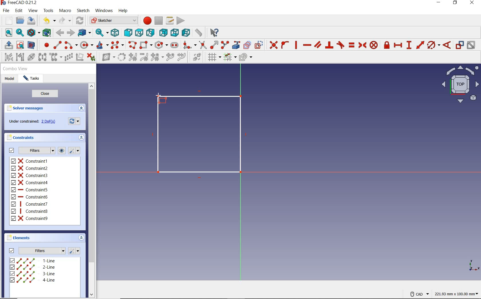 The width and height of the screenshot is (481, 299). Describe the element at coordinates (170, 21) in the screenshot. I see `macros` at that location.